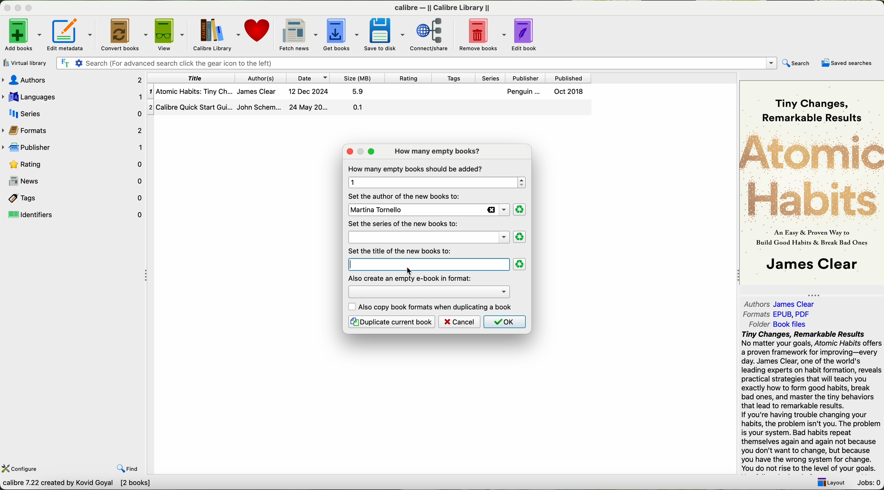 This screenshot has height=490, width=884. Describe the element at coordinates (260, 31) in the screenshot. I see `donate` at that location.